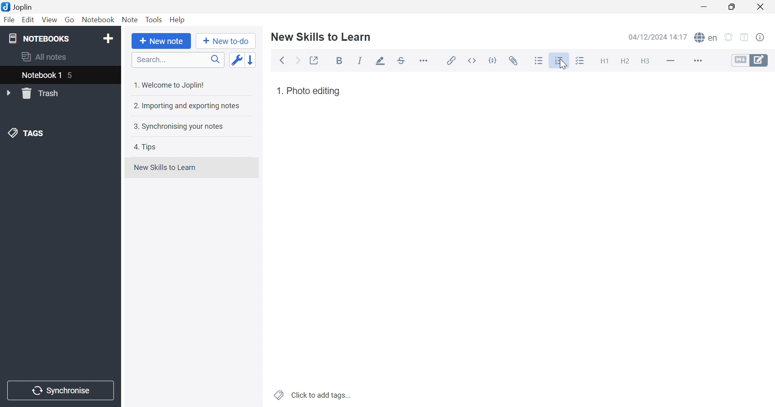 The image size is (775, 407). What do you see at coordinates (378, 62) in the screenshot?
I see `Highlight` at bounding box center [378, 62].